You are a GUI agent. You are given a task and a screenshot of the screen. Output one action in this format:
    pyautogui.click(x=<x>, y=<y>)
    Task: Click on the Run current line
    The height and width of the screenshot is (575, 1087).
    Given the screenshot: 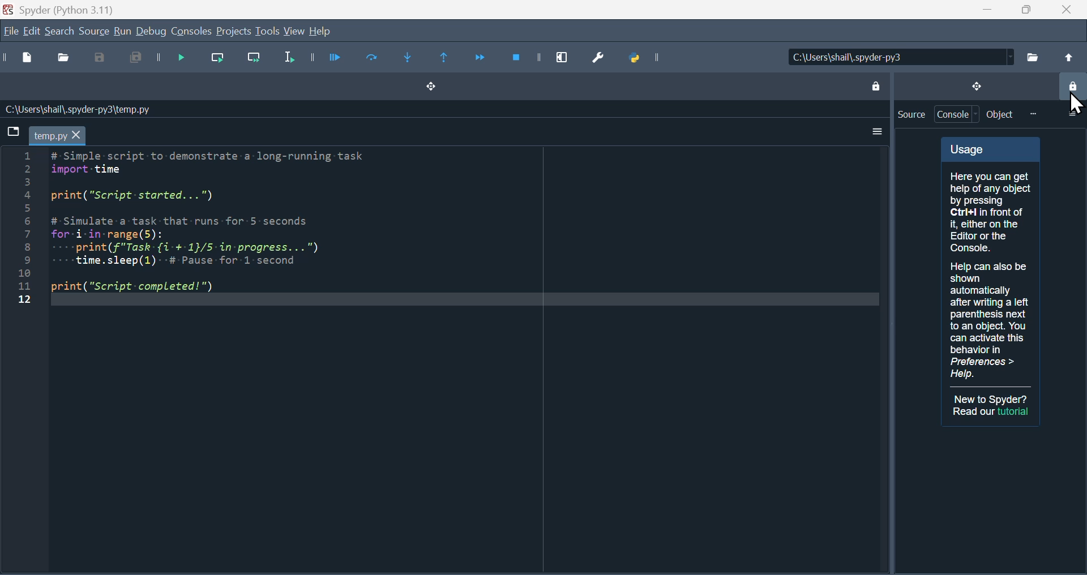 What is the action you would take?
    pyautogui.click(x=219, y=59)
    